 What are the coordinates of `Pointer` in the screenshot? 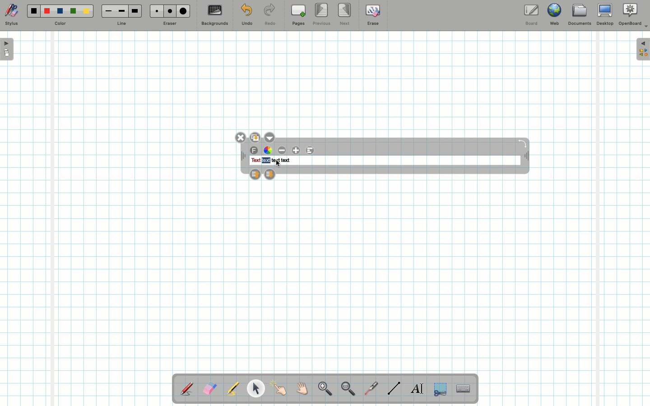 It's located at (255, 388).